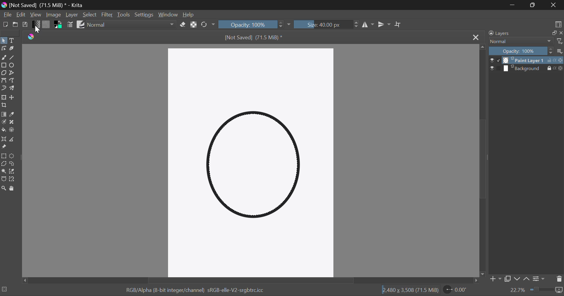 This screenshot has height=296, width=564. I want to click on checkbox, so click(495, 60).